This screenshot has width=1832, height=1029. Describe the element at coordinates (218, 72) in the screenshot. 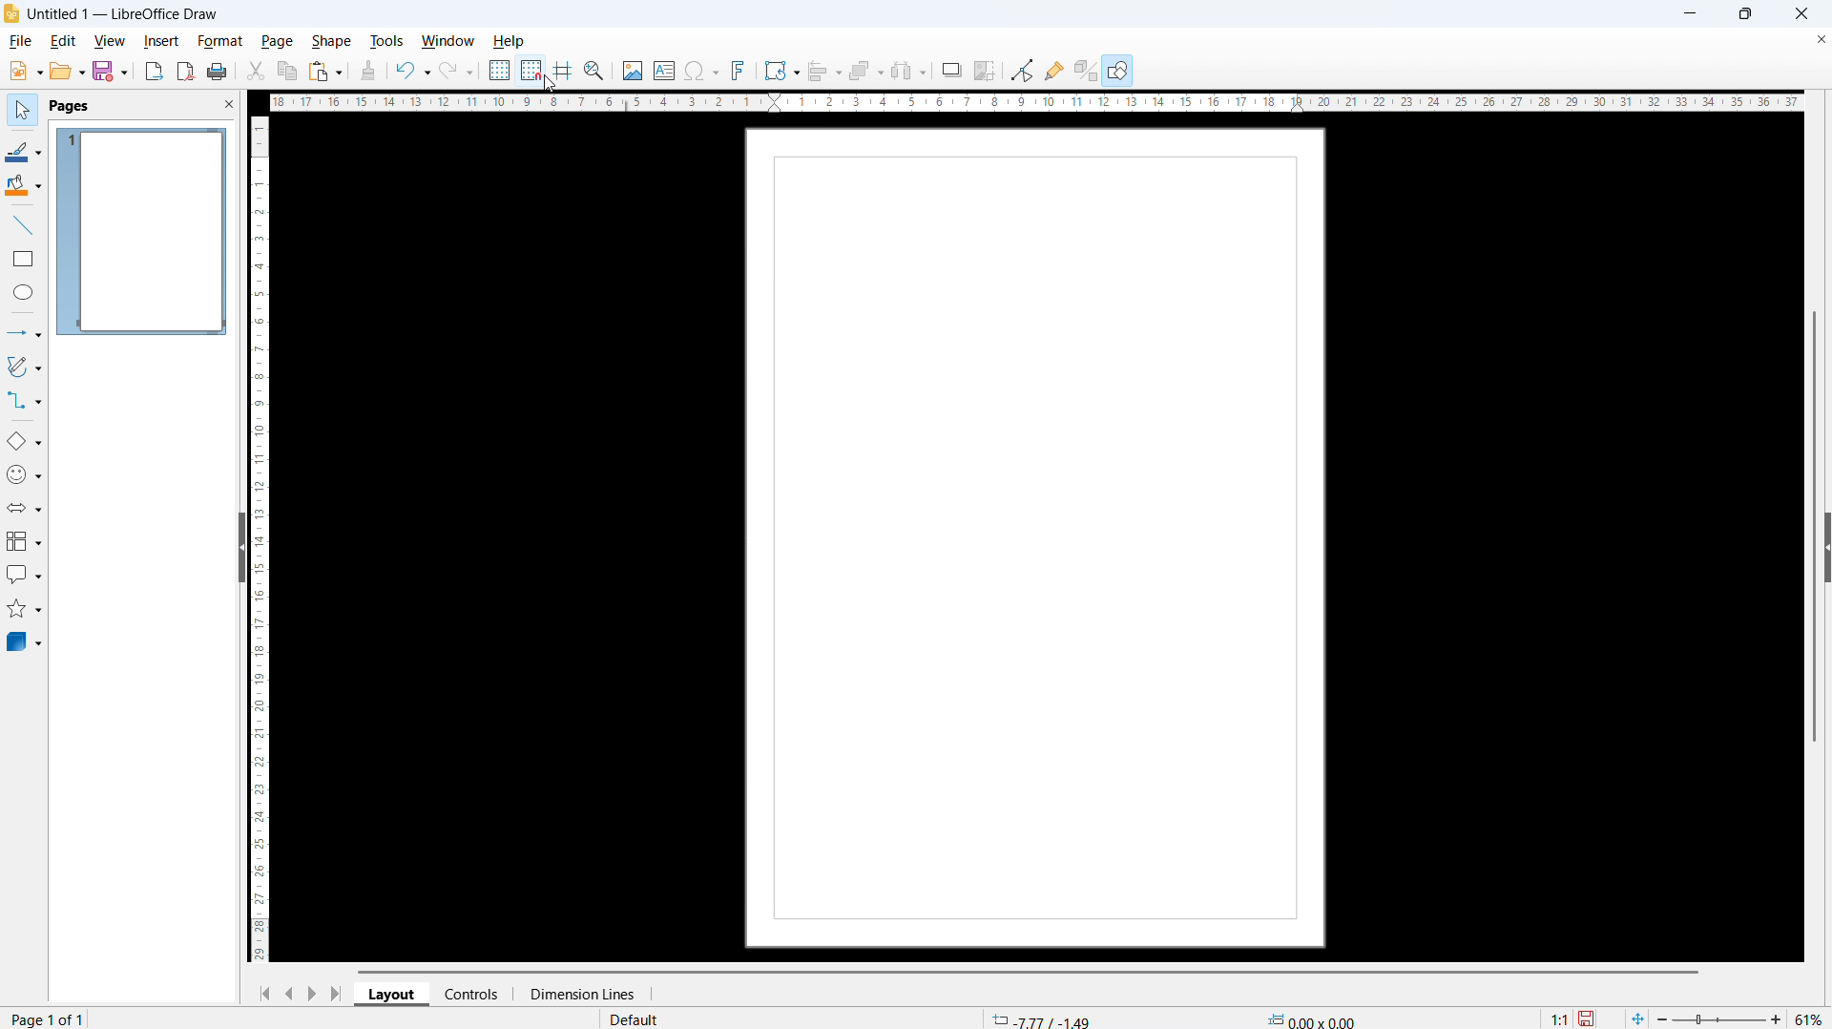

I see `print ` at that location.